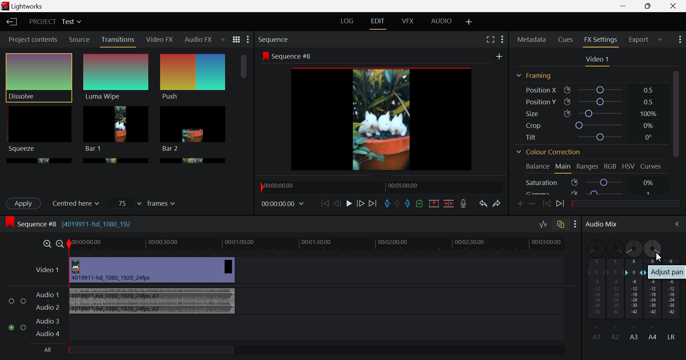 This screenshot has width=686, height=360. Describe the element at coordinates (71, 224) in the screenshot. I see `Sequence #8 (4019911-hd_1080_192)` at that location.